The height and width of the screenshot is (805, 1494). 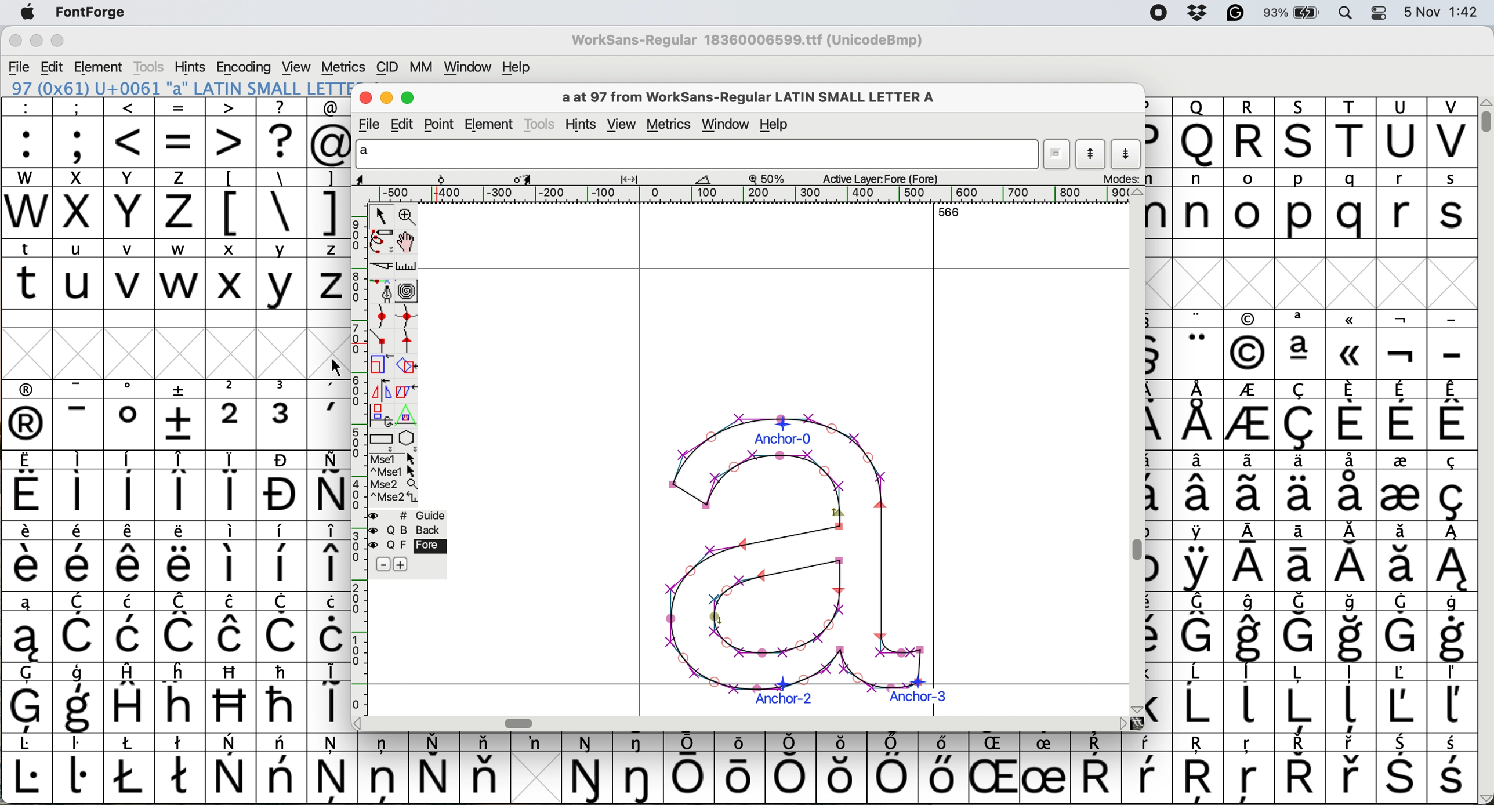 What do you see at coordinates (388, 97) in the screenshot?
I see `minimise` at bounding box center [388, 97].